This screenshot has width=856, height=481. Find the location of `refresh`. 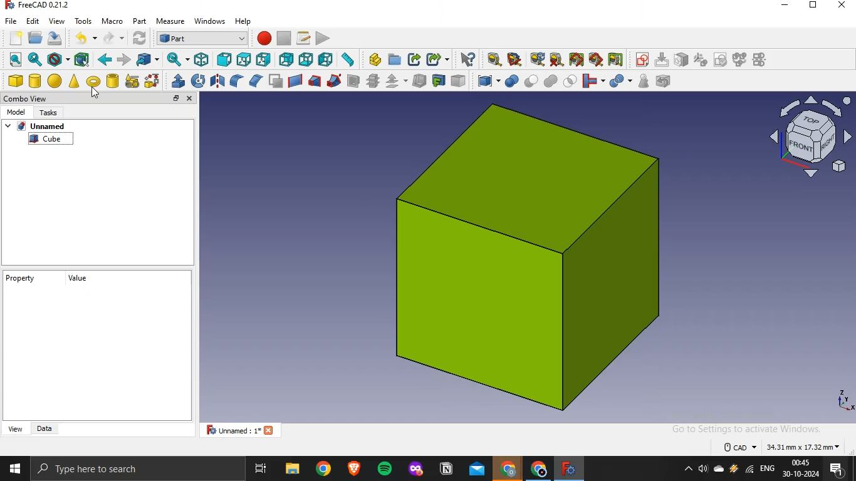

refresh is located at coordinates (537, 59).